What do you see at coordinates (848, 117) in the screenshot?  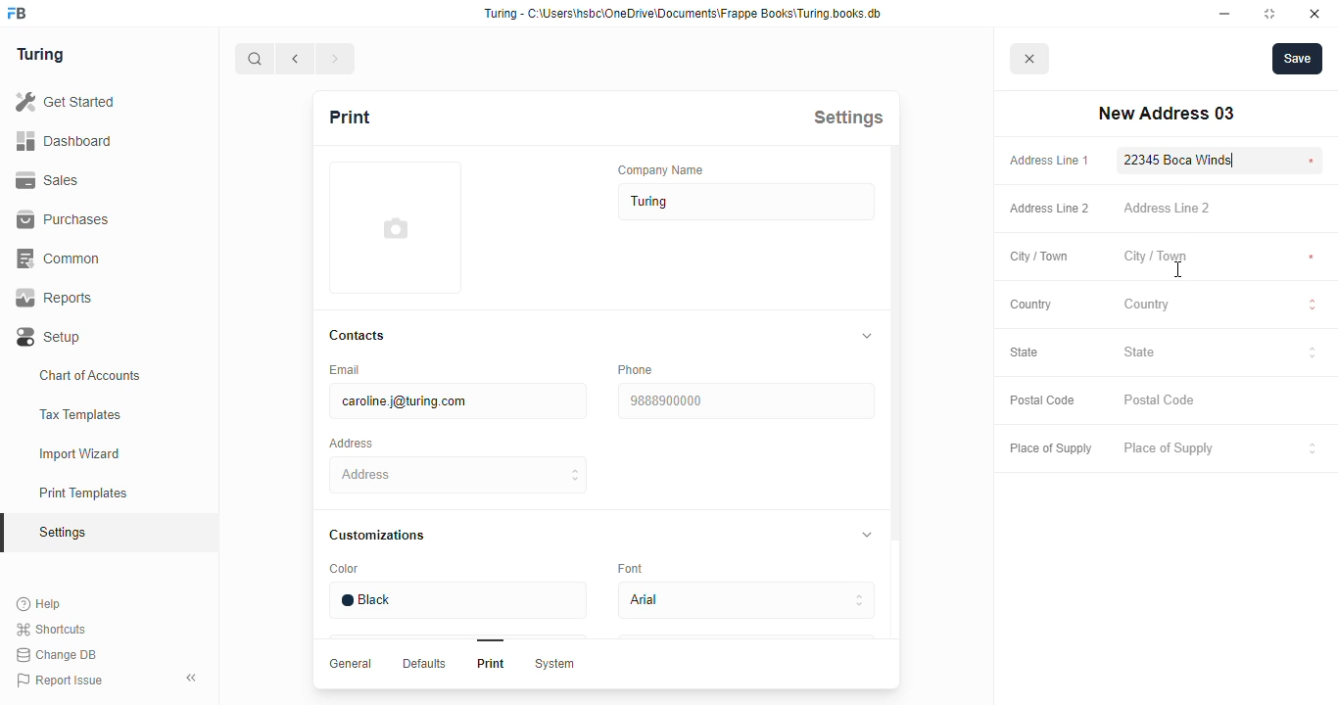 I see `settings` at bounding box center [848, 117].